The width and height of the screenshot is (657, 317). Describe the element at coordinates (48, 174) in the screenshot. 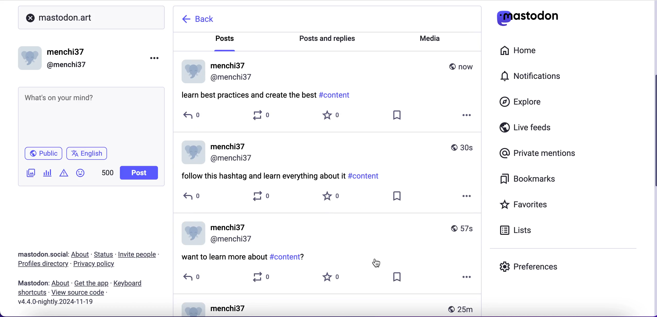

I see `add poll` at that location.